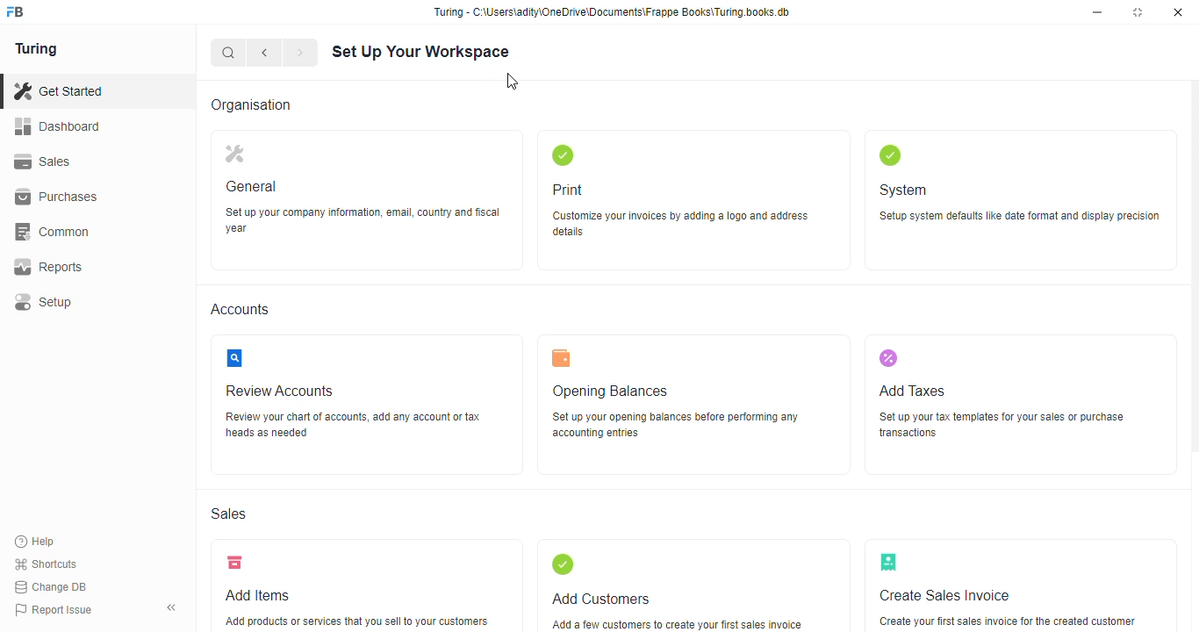 The image size is (1199, 632). Describe the element at coordinates (173, 607) in the screenshot. I see `collapse` at that location.